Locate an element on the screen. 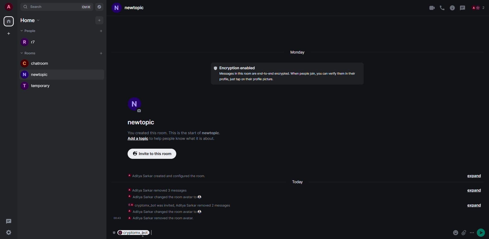 This screenshot has height=239, width=489. expand is located at coordinates (475, 176).